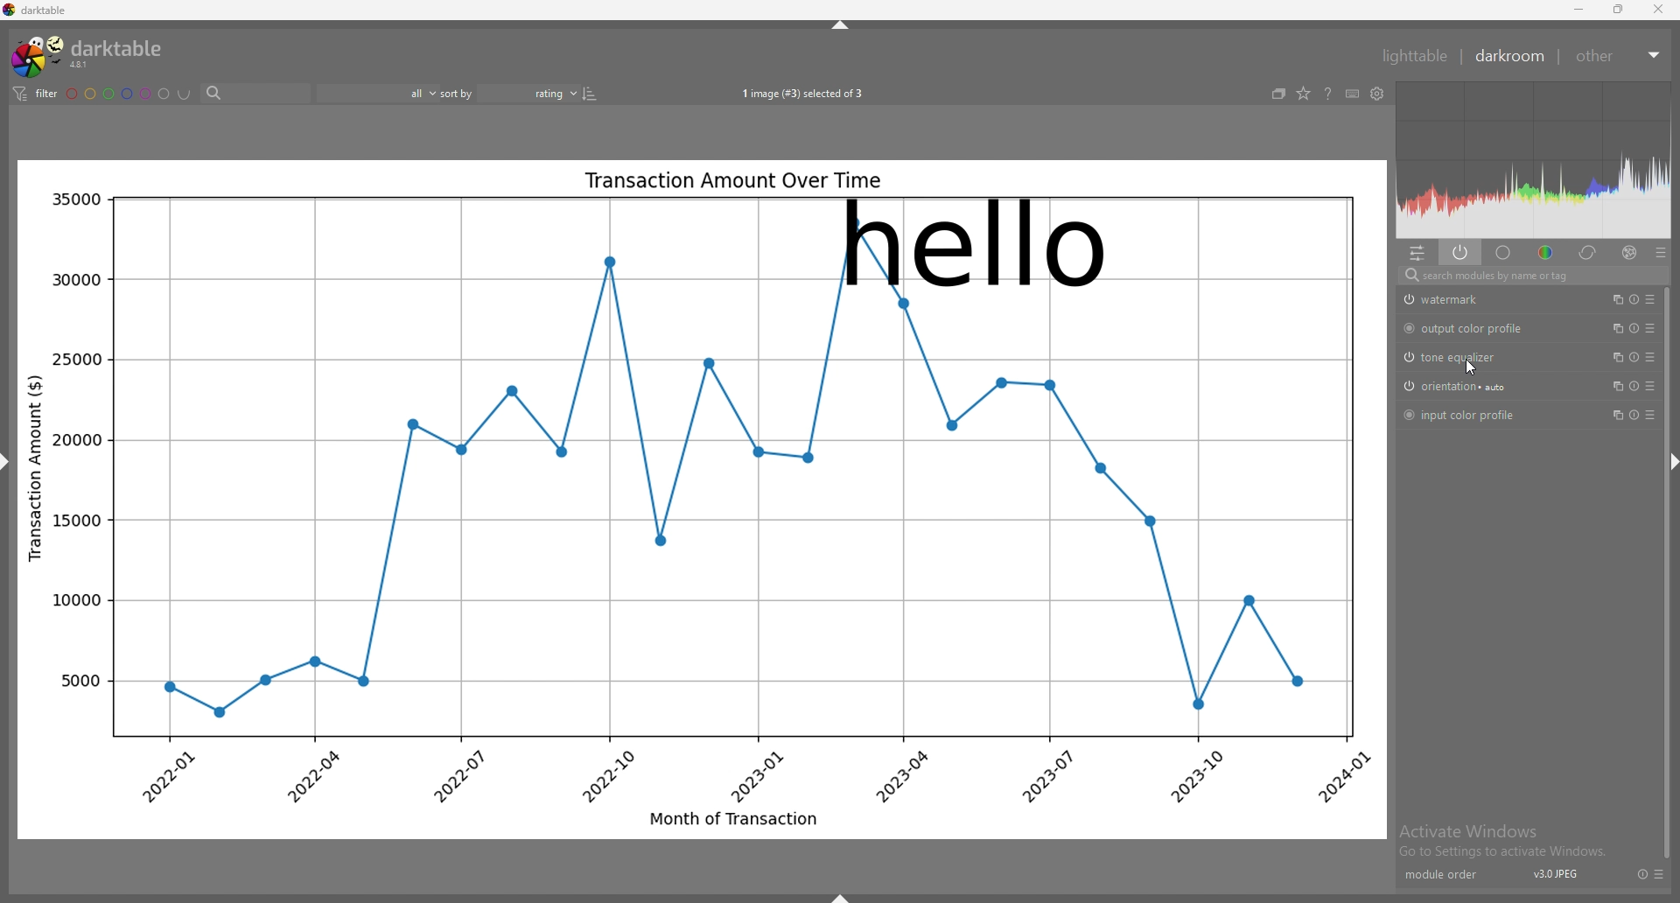 The width and height of the screenshot is (1680, 903). What do you see at coordinates (458, 94) in the screenshot?
I see `sort by` at bounding box center [458, 94].